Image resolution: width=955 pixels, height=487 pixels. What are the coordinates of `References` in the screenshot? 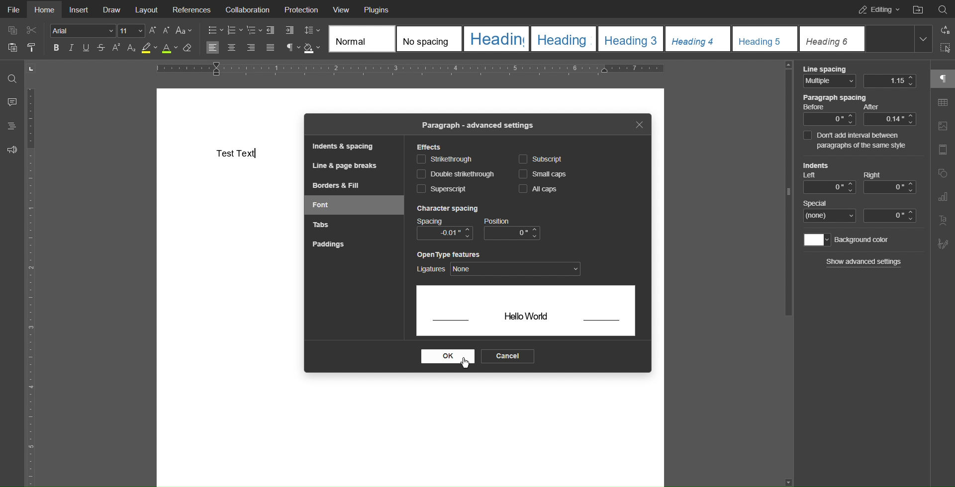 It's located at (192, 9).